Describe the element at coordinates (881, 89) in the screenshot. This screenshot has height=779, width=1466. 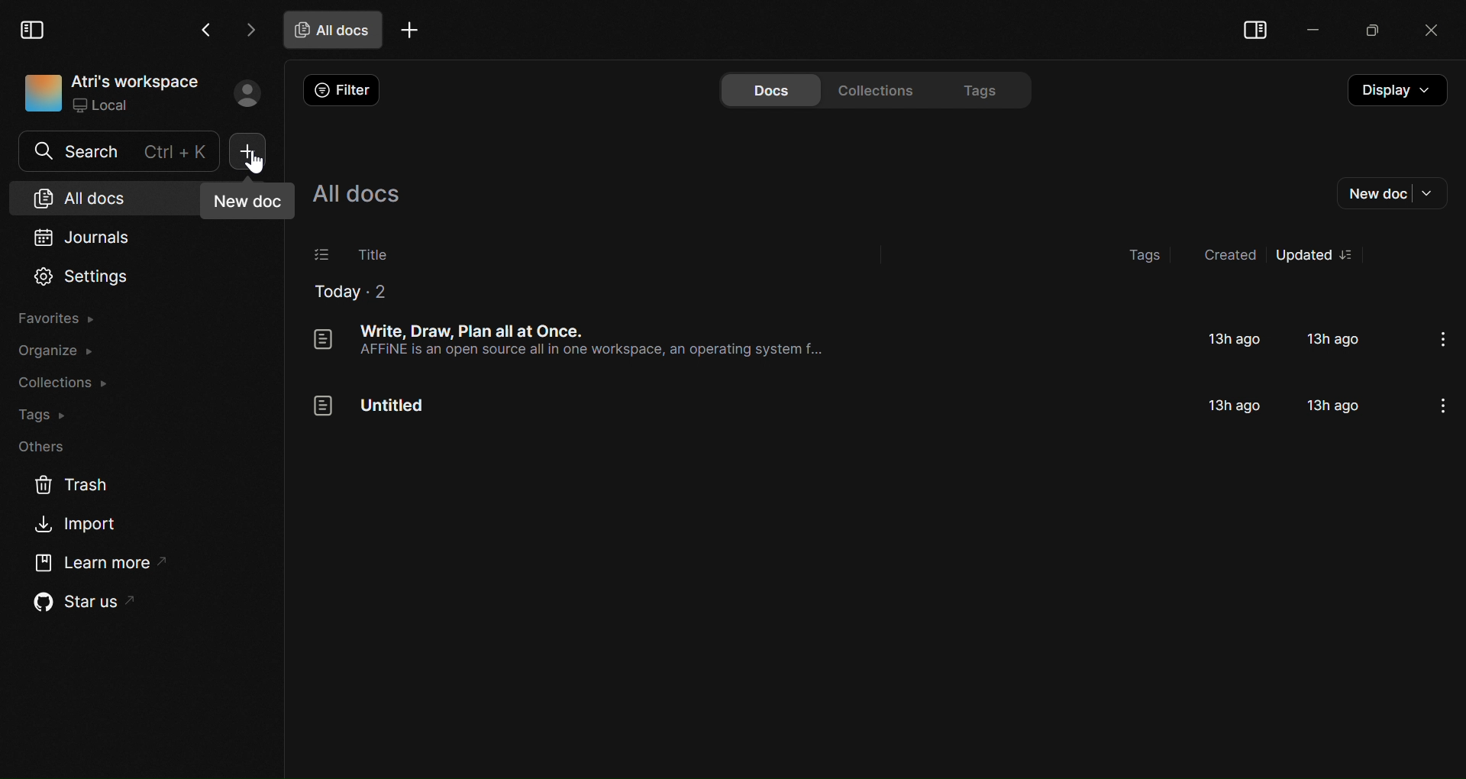
I see `Collections` at that location.